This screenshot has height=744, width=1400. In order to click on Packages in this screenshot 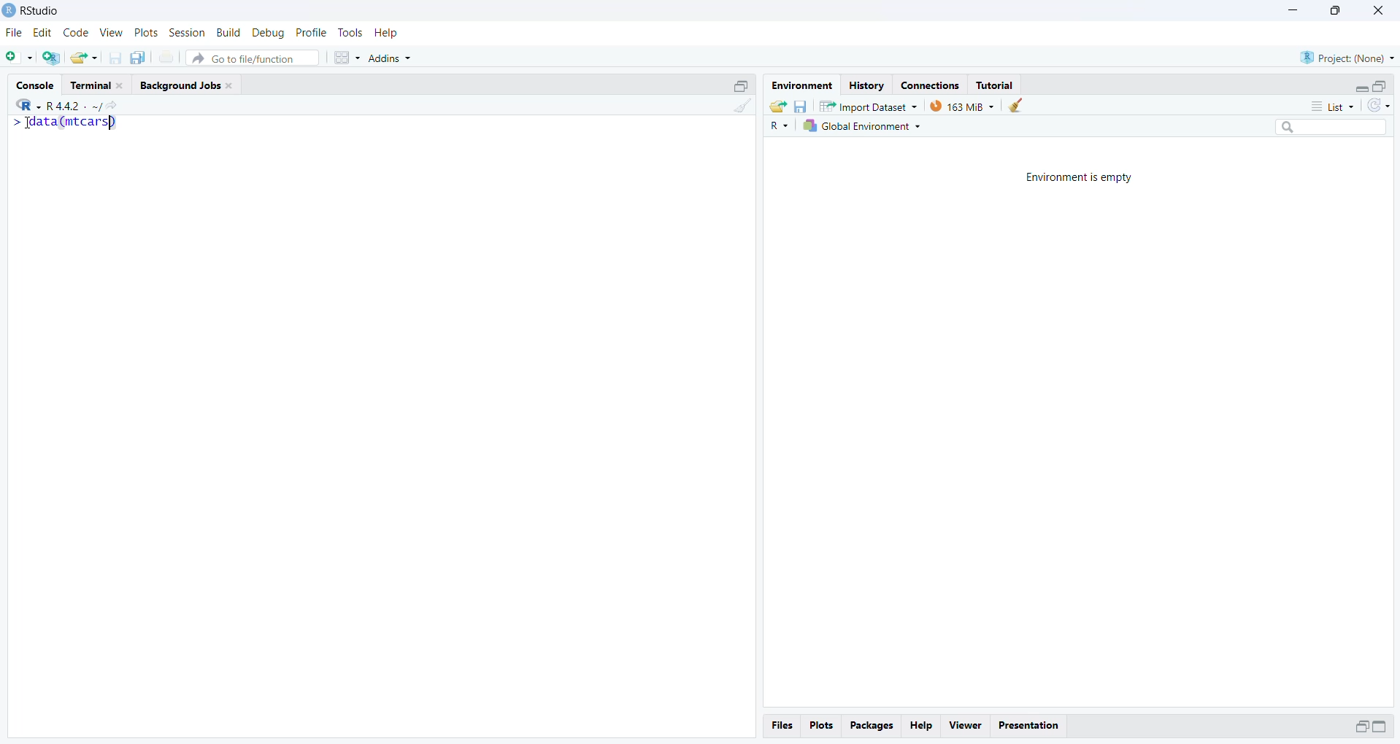, I will do `click(874, 726)`.